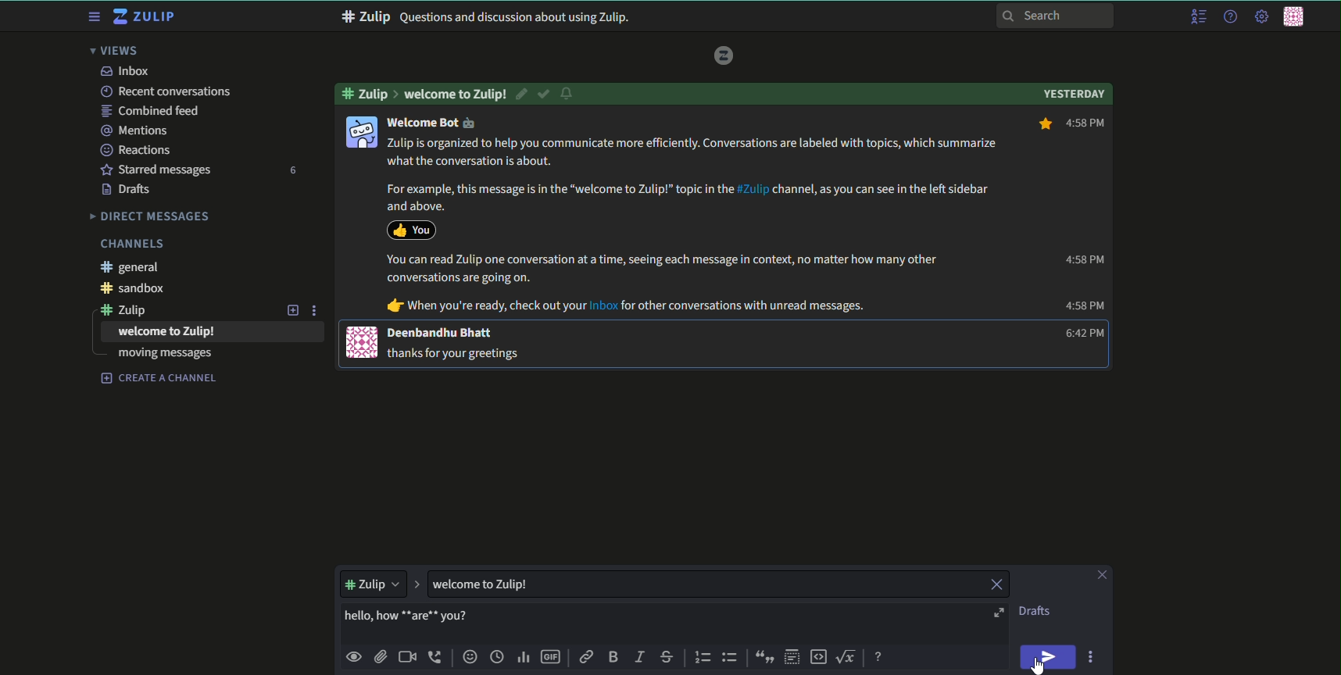 The width and height of the screenshot is (1341, 675). What do you see at coordinates (1100, 575) in the screenshot?
I see `close` at bounding box center [1100, 575].